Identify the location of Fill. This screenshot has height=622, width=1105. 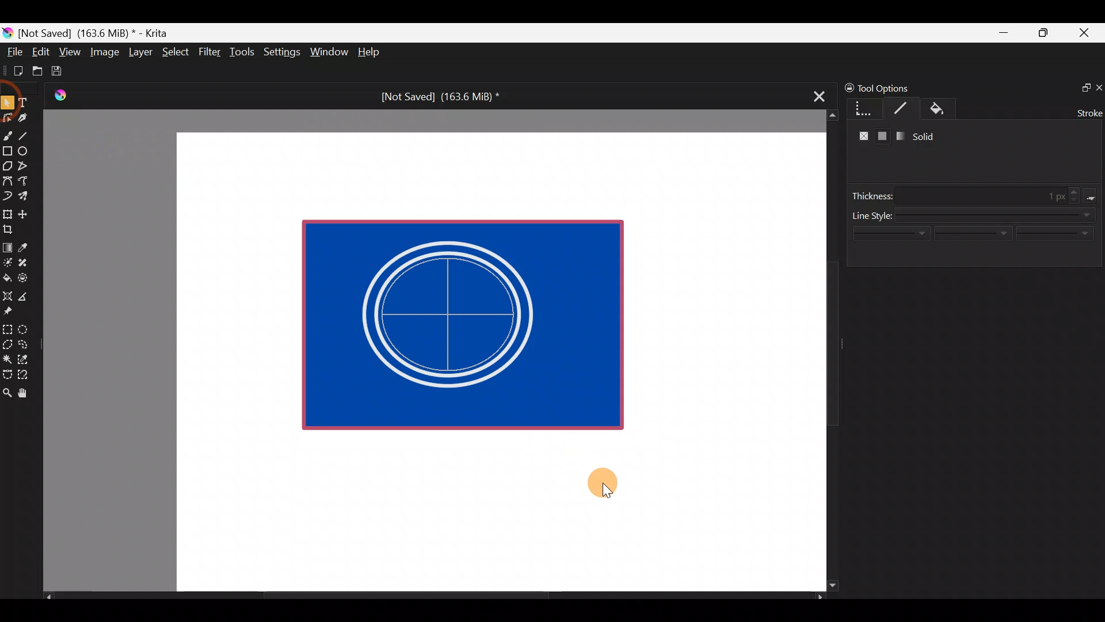
(948, 109).